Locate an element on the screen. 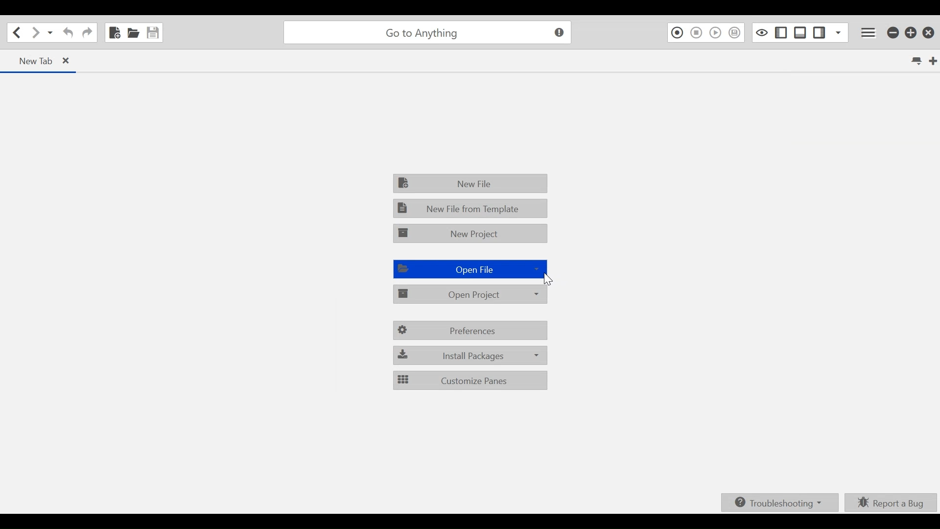  New Project is located at coordinates (471, 234).